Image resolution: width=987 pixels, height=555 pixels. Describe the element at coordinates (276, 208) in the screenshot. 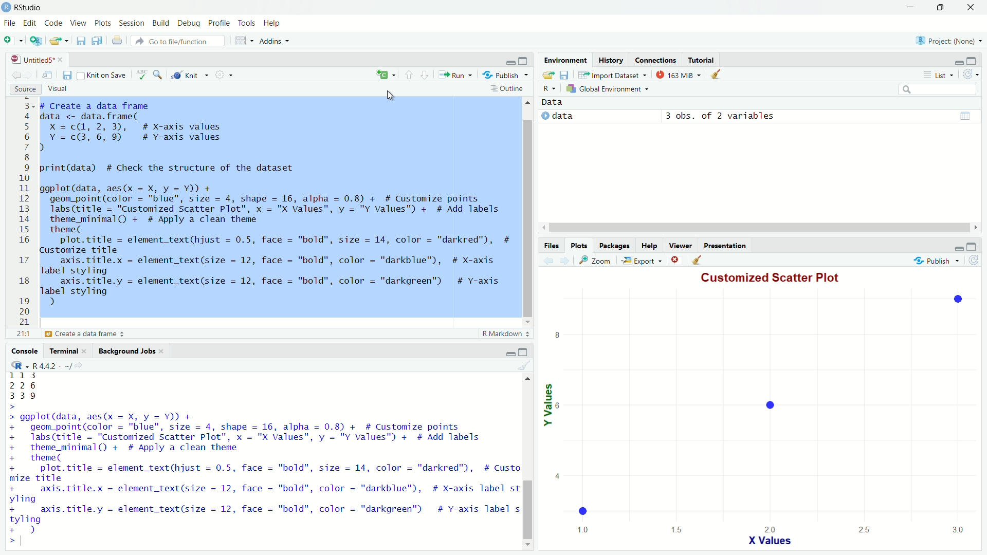

I see `# Create a data frame
data <- data.frame(
X =c@, 2, 3), # X-axis values
Y =c@, 6, 9) # Y-axis values
d
print(data) # Check the structure of the dataset 1
ggplot(data, aes(x = X, y = Y)) +
geom_point(color = "blue", size = 4, shape = 16, alpha = 0.8) + # Customize points
labs (title = "Customized Scatter Plot", x = "X values", y = "Y values") + # Add labels
theme_minimal() + # Apply a clean theme
theme (
plot.title = element_text(hjust = 0.5, face = "bold", size = 14, color = "darkred"), #
Customize title
axis.title.x = element_text(size = 12, face = "bold", color = "darkblue"), # X-axis
label styling
axis.title.y = element_text(size = 12, face = "bold", color = "darkgreen") # Y-axis
label styling
d` at that location.